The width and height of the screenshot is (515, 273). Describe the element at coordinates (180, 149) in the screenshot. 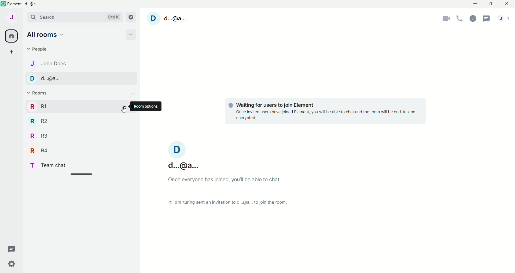

I see `D Profile` at that location.